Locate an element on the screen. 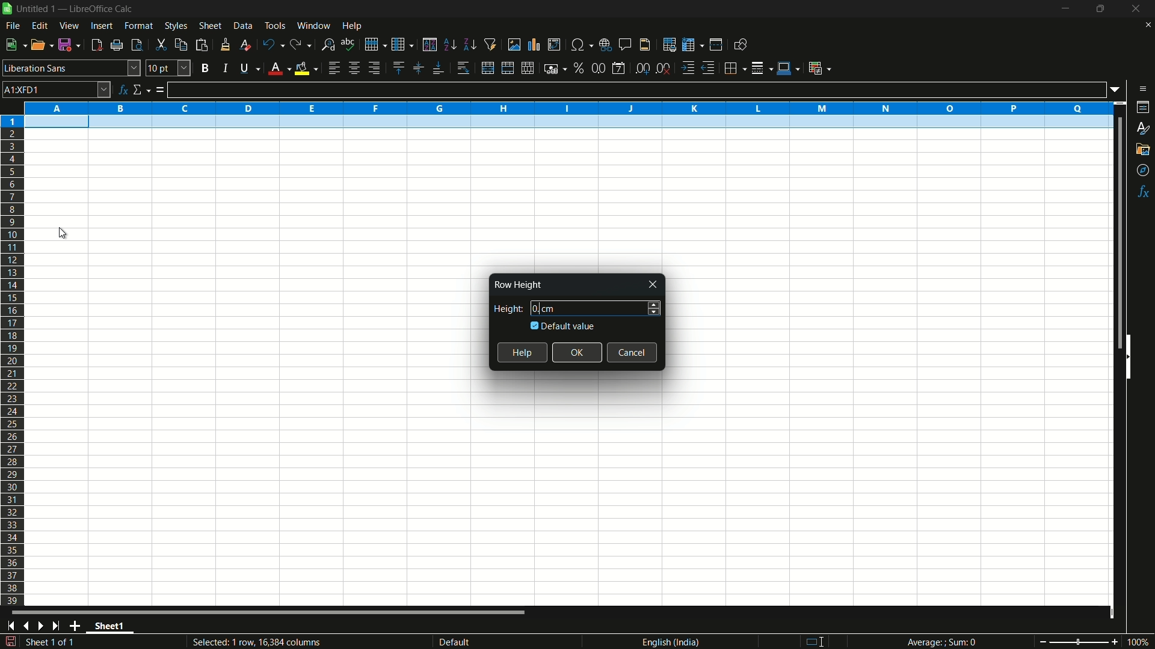 The width and height of the screenshot is (1155, 649). gallery is located at coordinates (1144, 149).